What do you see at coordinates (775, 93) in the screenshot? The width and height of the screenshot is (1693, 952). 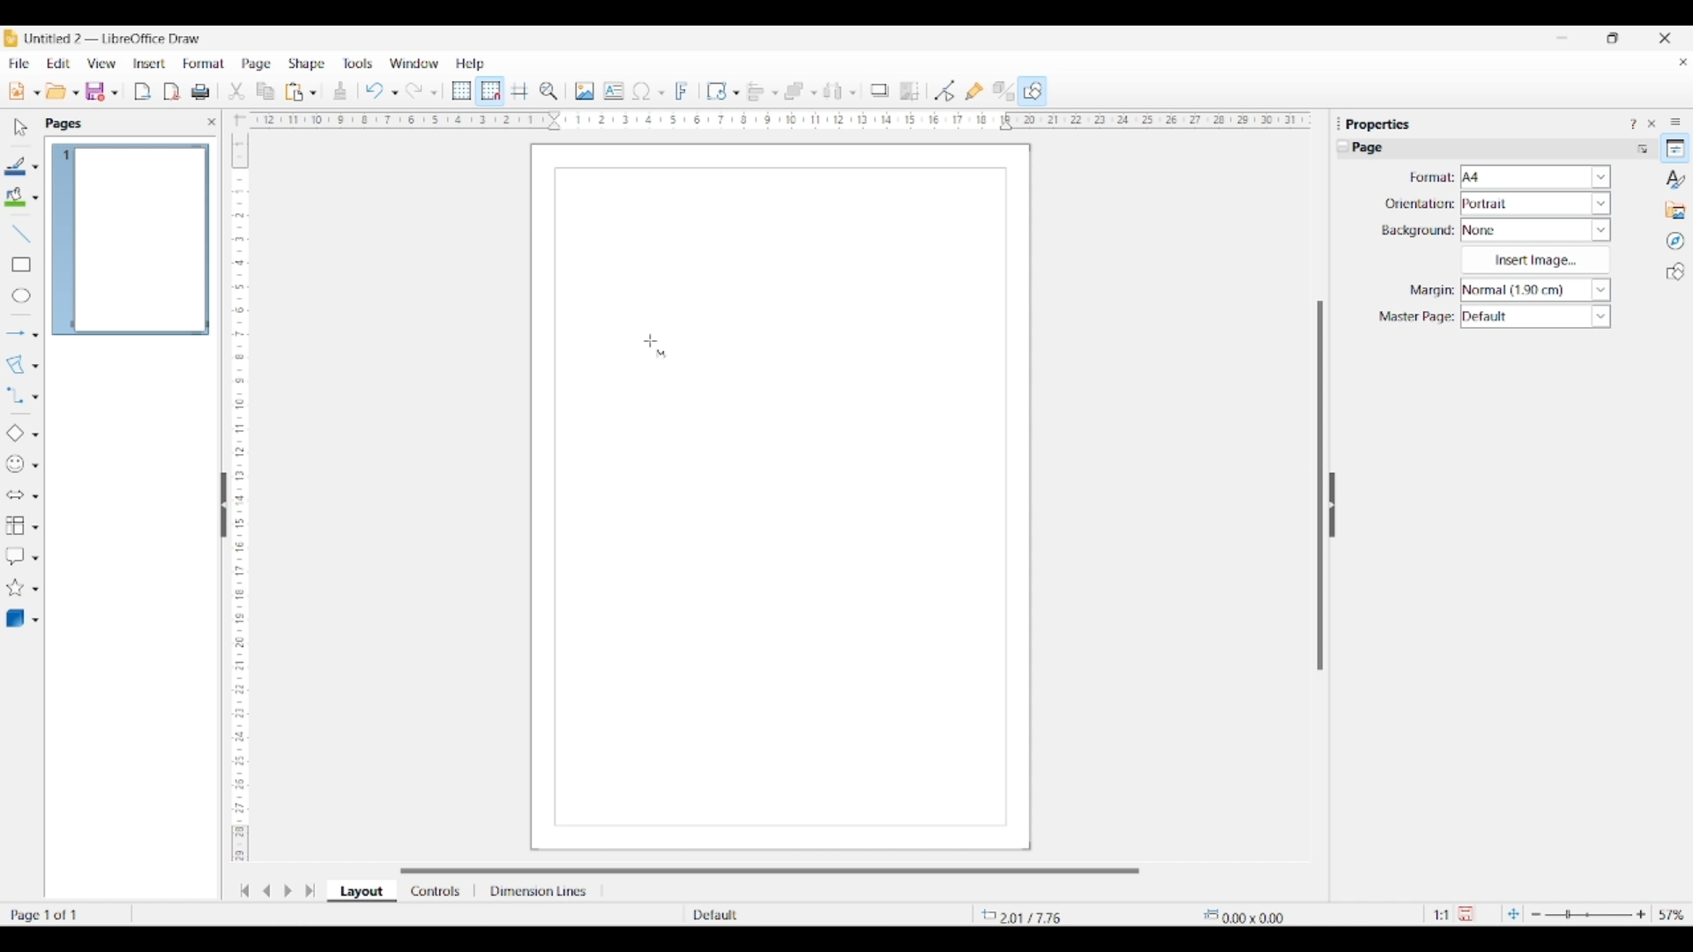 I see `Align object options` at bounding box center [775, 93].